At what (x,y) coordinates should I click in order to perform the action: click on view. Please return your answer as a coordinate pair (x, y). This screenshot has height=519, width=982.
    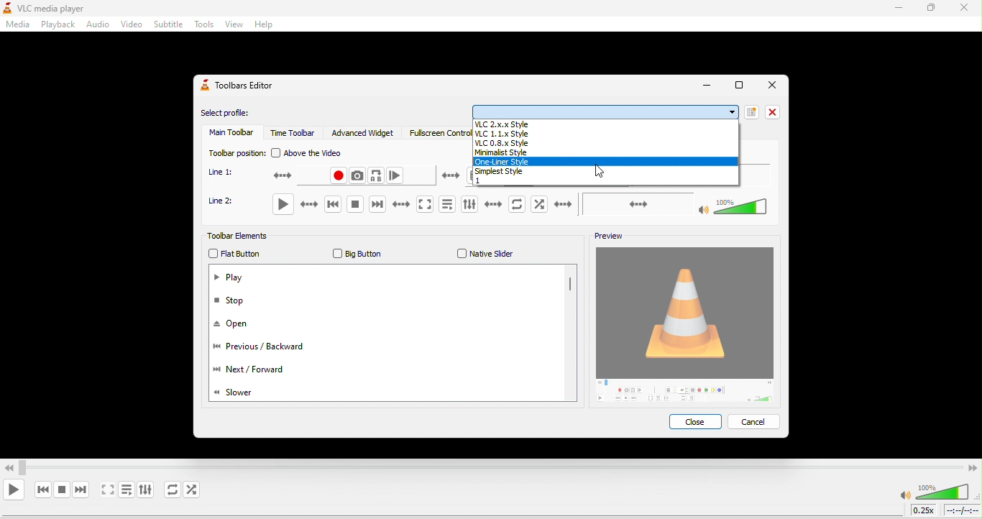
    Looking at the image, I should click on (233, 26).